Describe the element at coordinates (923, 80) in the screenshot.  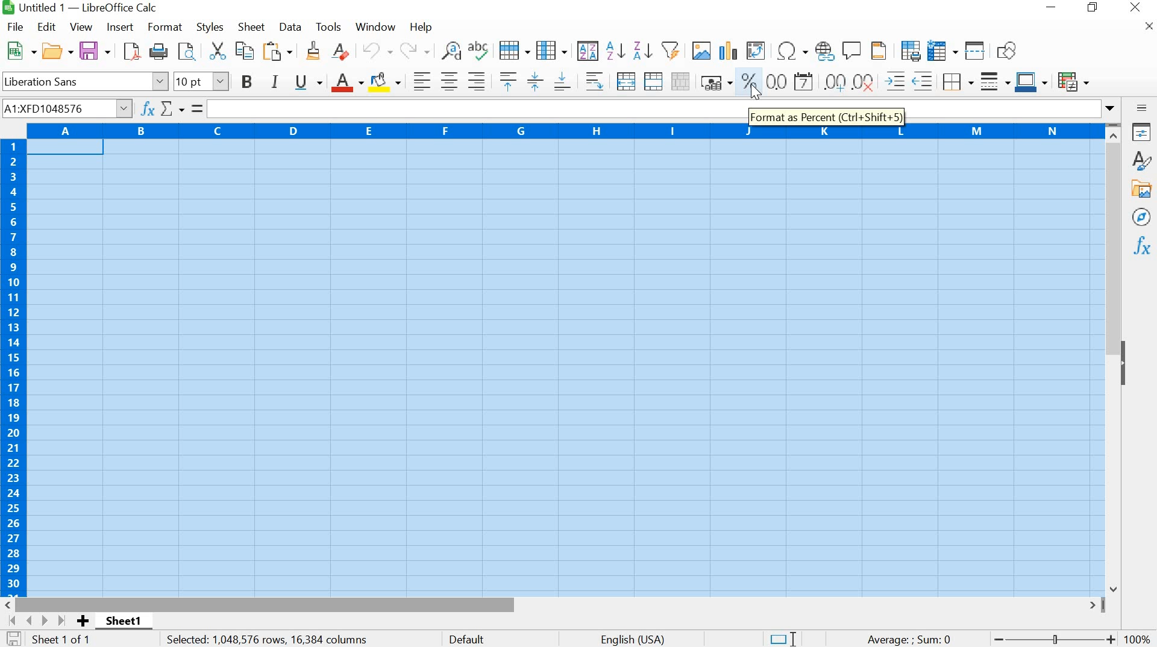
I see `Decrease Indent` at that location.